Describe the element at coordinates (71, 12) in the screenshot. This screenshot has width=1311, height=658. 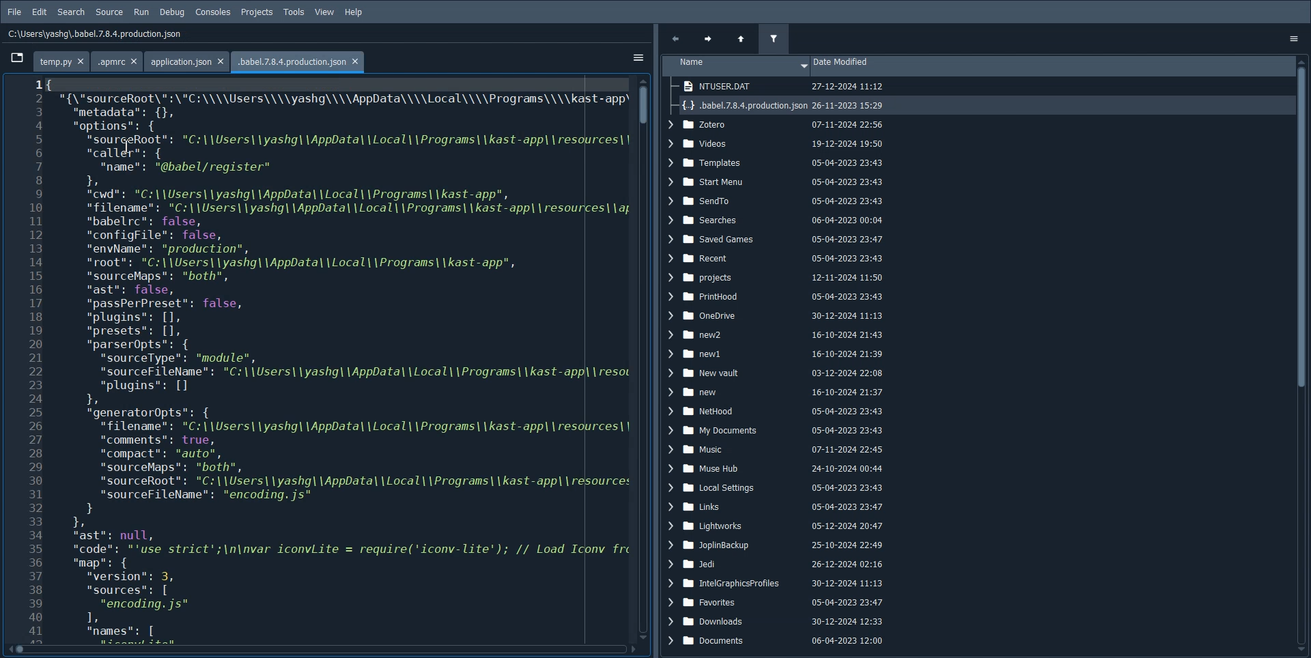
I see `Search` at that location.